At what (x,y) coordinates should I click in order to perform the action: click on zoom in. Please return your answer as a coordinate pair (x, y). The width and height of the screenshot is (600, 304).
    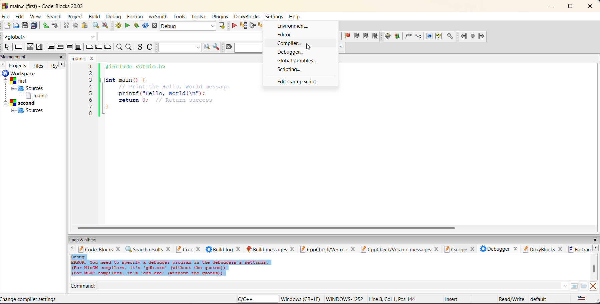
    Looking at the image, I should click on (120, 47).